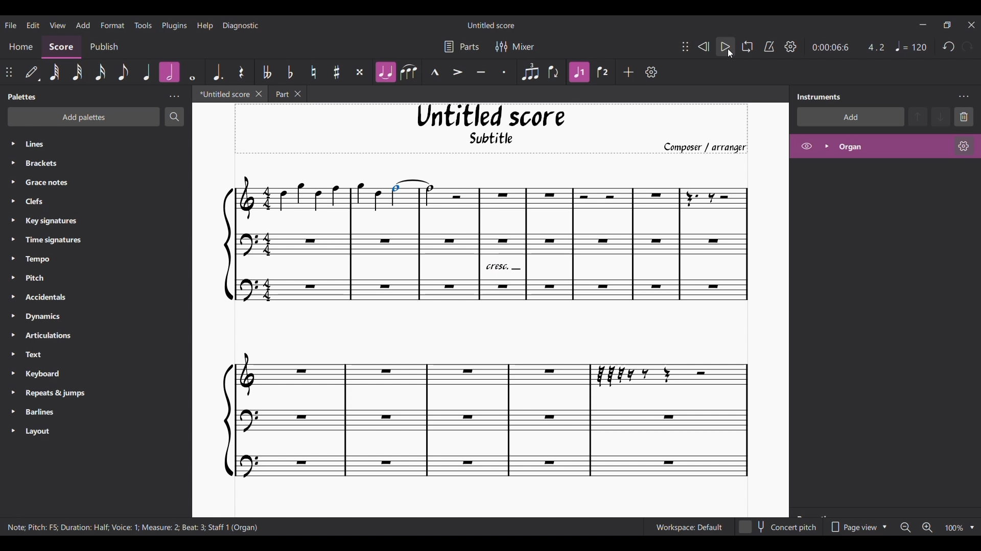 Image resolution: width=981 pixels, height=551 pixels. I want to click on Tie, so click(385, 72).